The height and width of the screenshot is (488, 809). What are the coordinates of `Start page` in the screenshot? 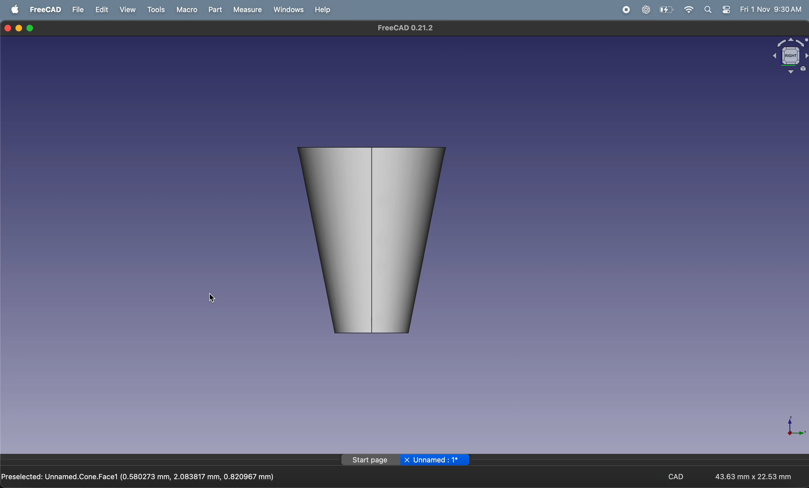 It's located at (370, 460).